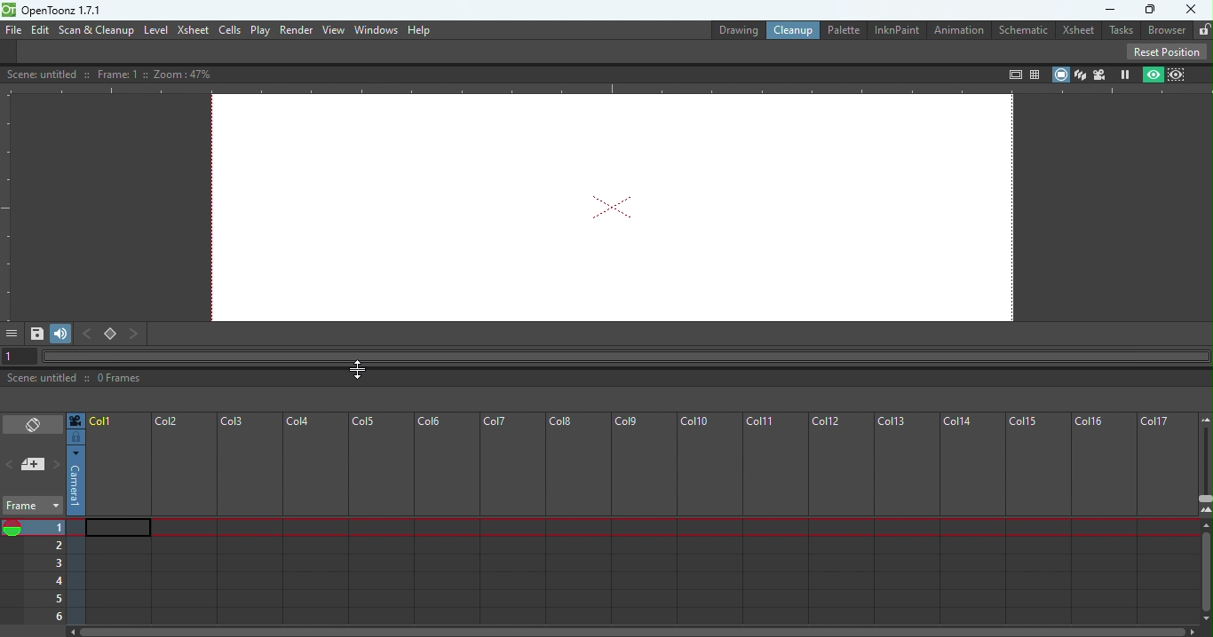 Image resolution: width=1213 pixels, height=637 pixels. What do you see at coordinates (76, 420) in the screenshot?
I see `Click to select camera` at bounding box center [76, 420].